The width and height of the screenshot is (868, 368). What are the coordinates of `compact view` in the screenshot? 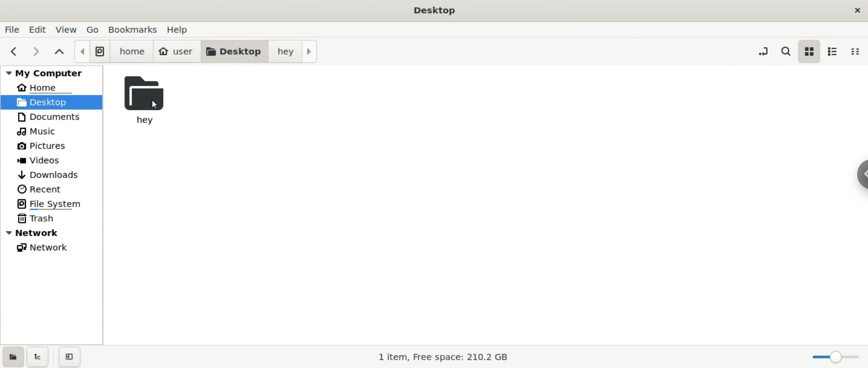 It's located at (858, 51).